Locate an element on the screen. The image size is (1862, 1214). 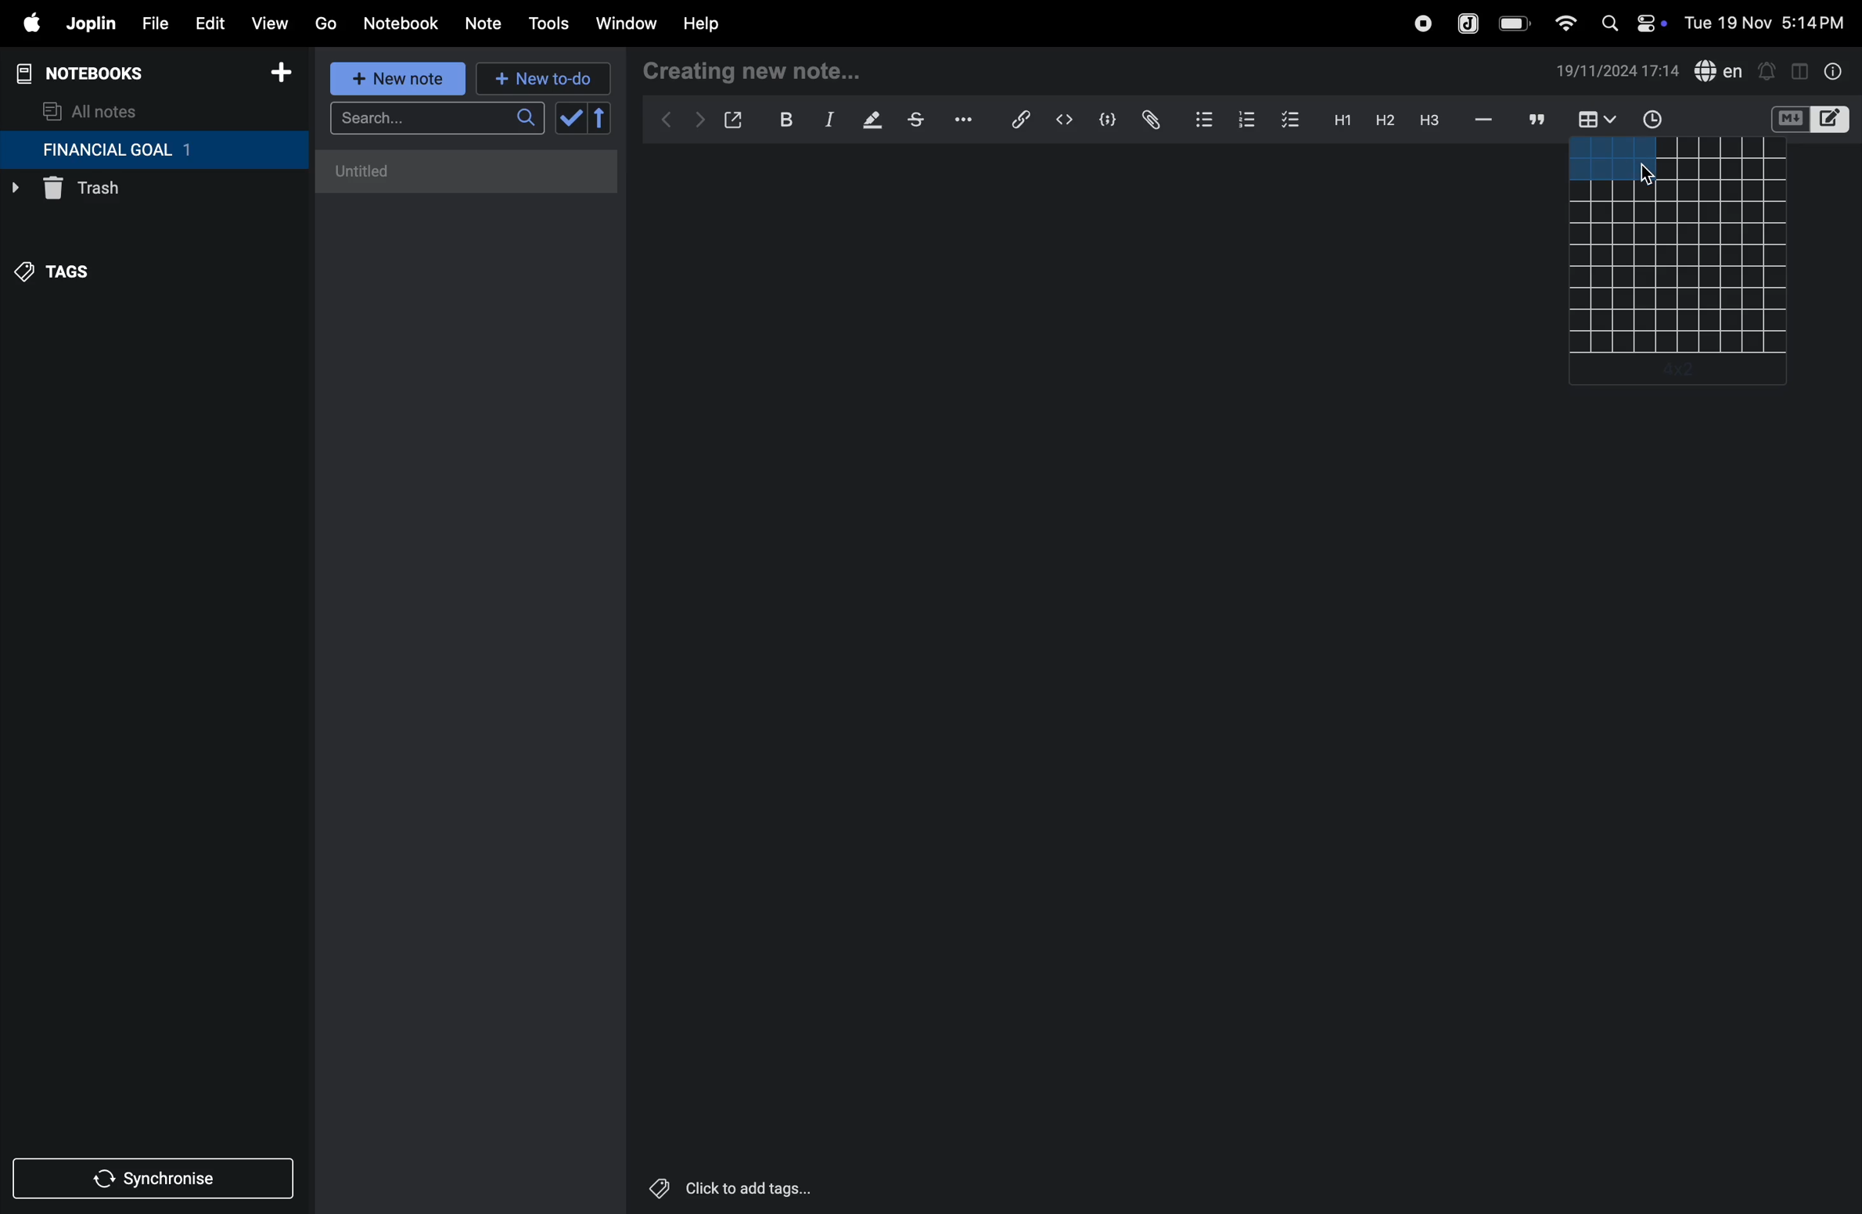
file is located at coordinates (149, 21).